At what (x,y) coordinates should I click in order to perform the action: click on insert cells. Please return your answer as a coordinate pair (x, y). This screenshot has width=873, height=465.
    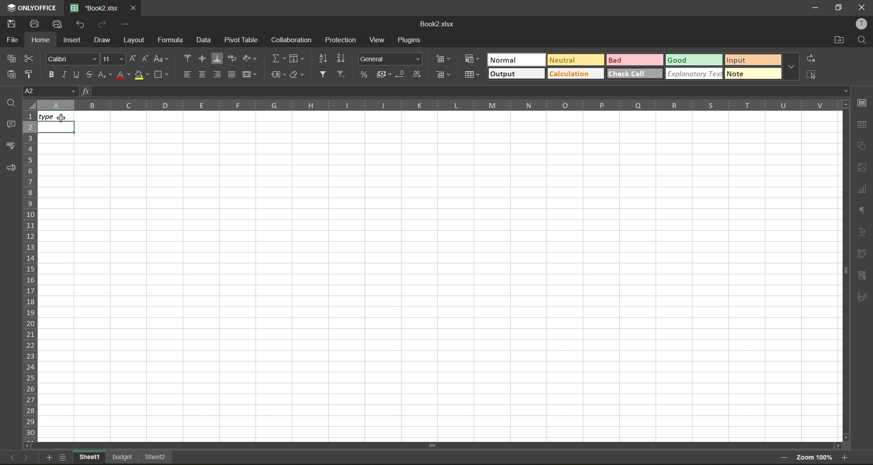
    Looking at the image, I should click on (443, 59).